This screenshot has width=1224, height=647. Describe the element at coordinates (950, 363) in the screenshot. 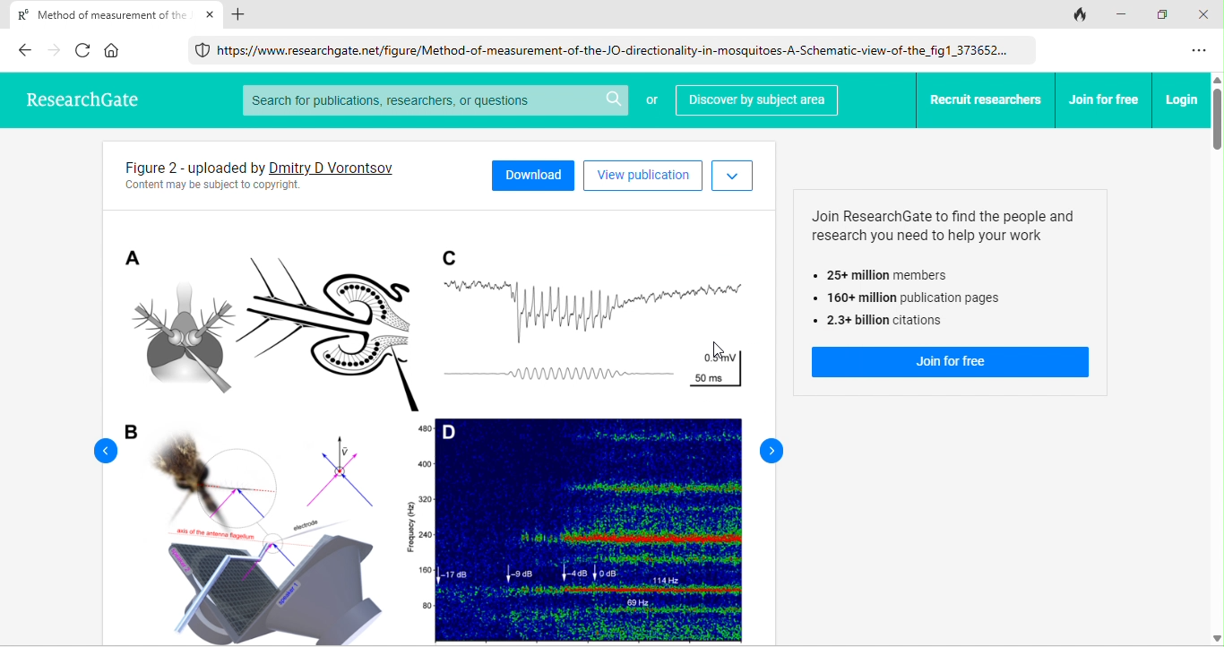

I see `join for free` at that location.